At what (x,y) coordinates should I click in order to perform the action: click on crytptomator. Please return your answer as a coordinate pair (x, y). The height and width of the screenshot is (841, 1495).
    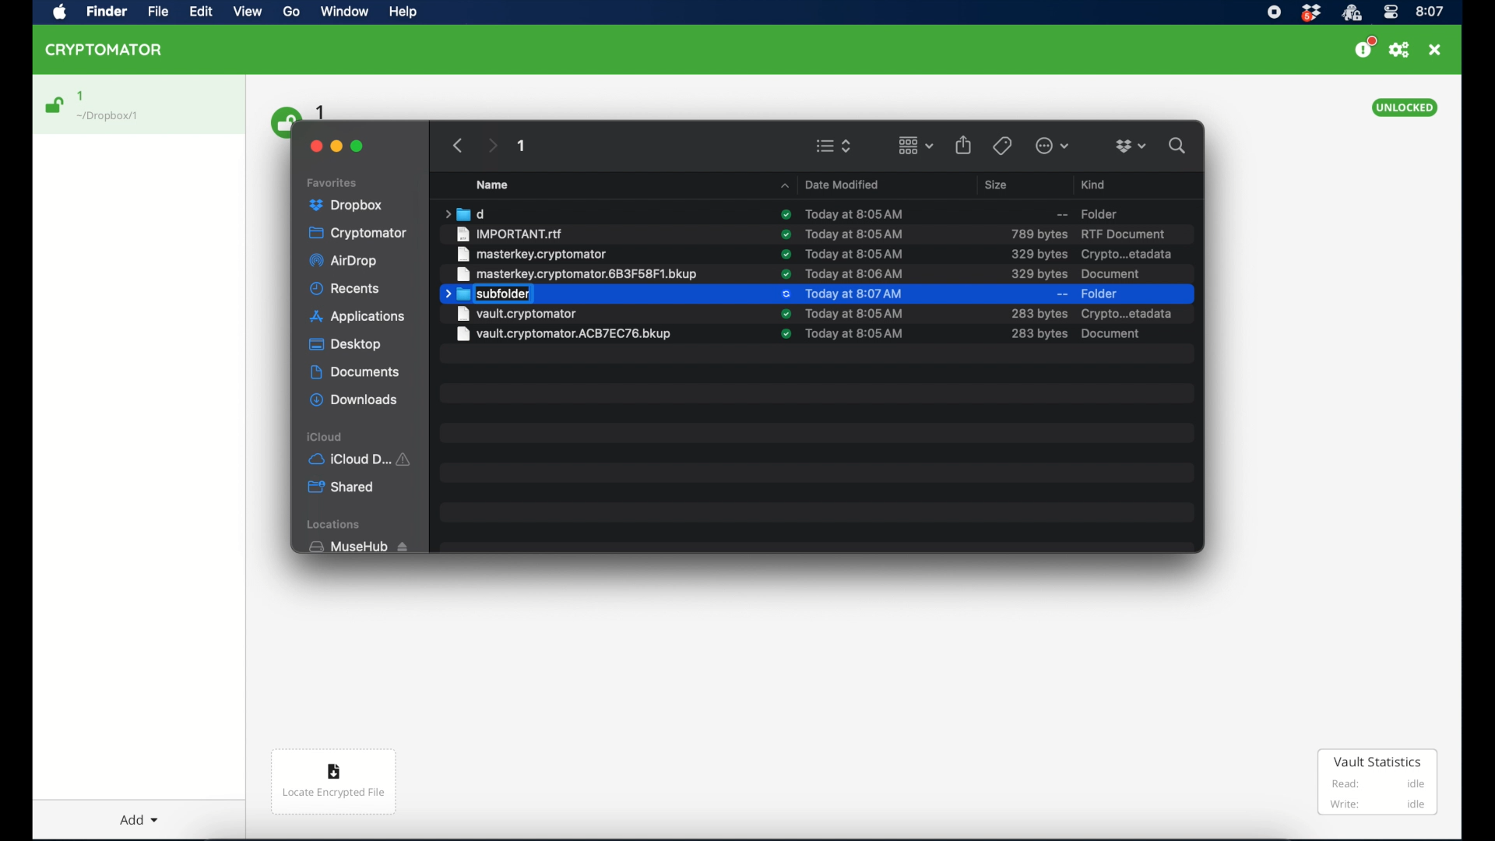
    Looking at the image, I should click on (1351, 13).